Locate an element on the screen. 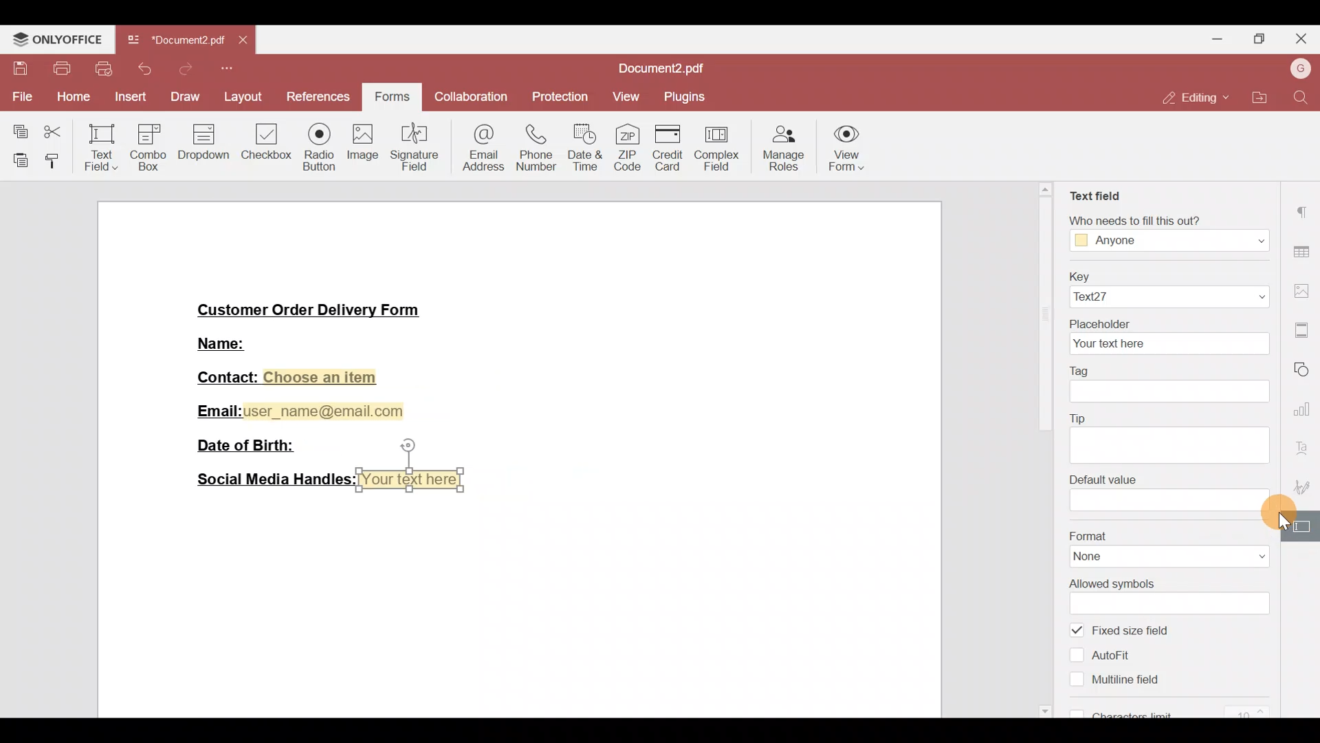  Image settings is located at coordinates (1304, 286).